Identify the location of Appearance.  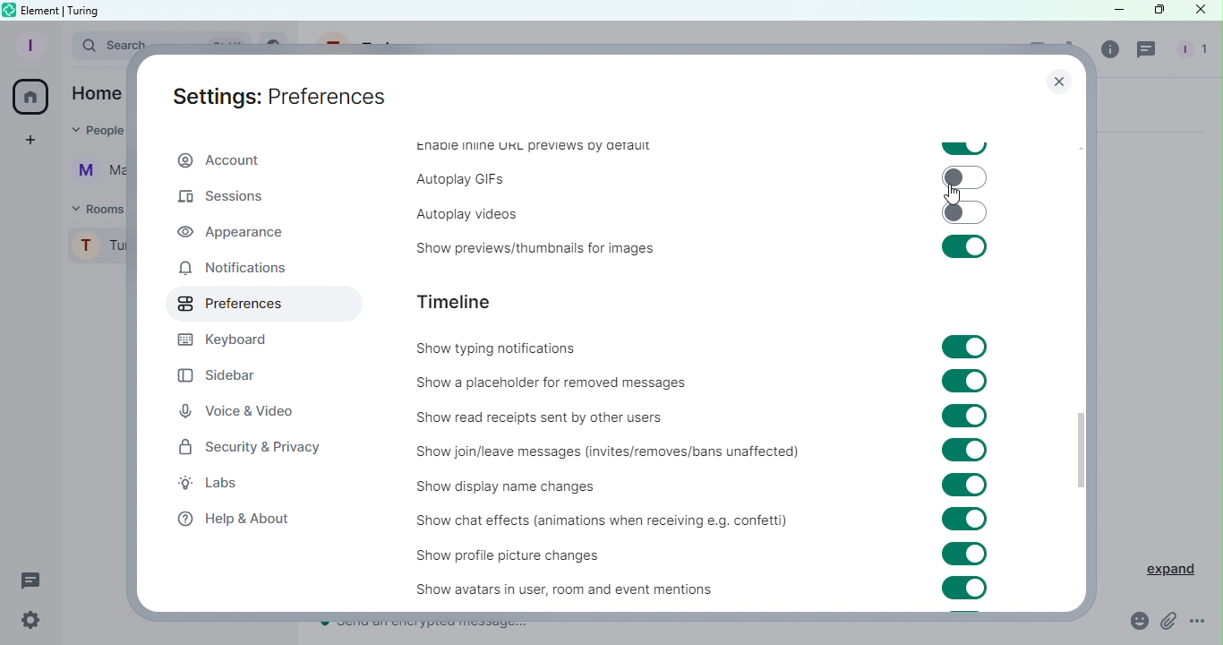
(233, 232).